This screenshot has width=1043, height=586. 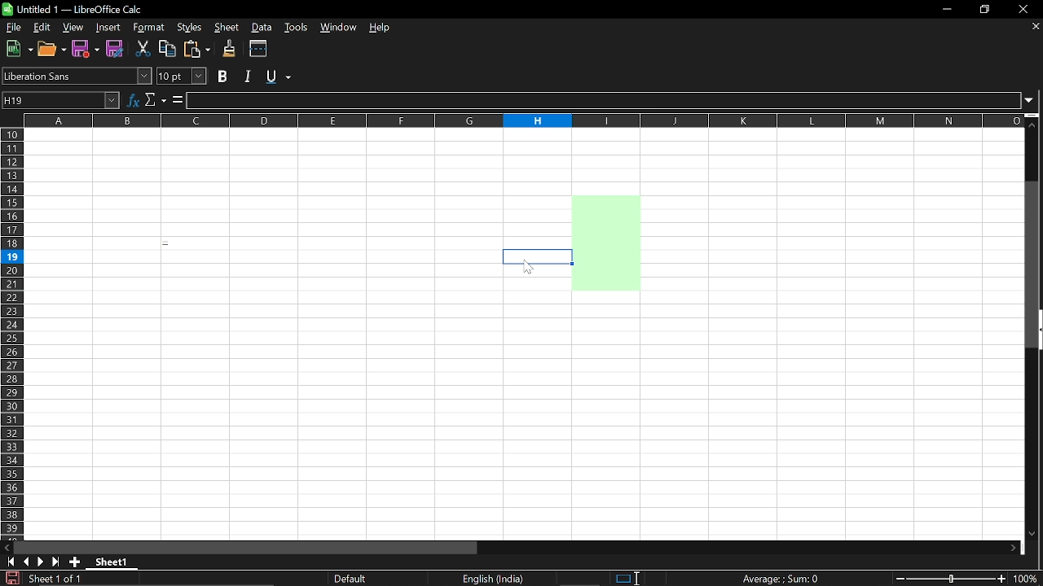 What do you see at coordinates (1034, 124) in the screenshot?
I see `Move up` at bounding box center [1034, 124].